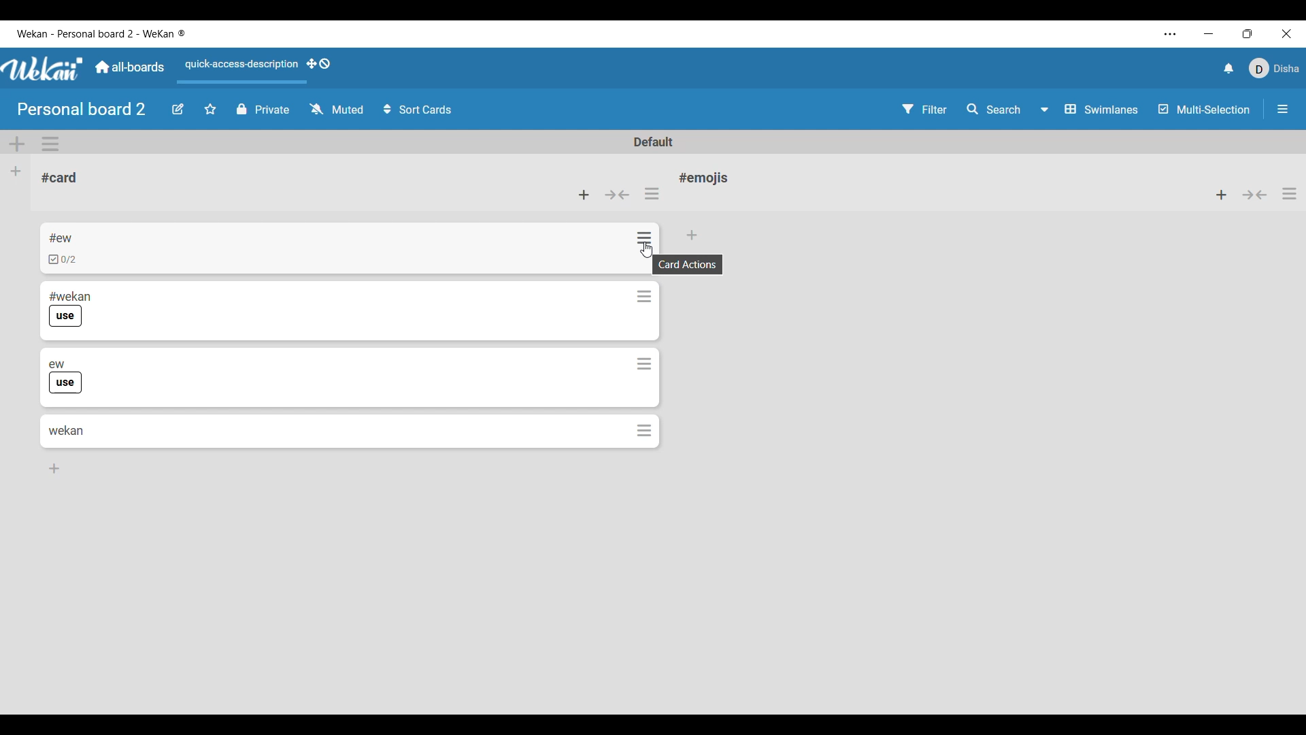  I want to click on Watch options, so click(337, 109).